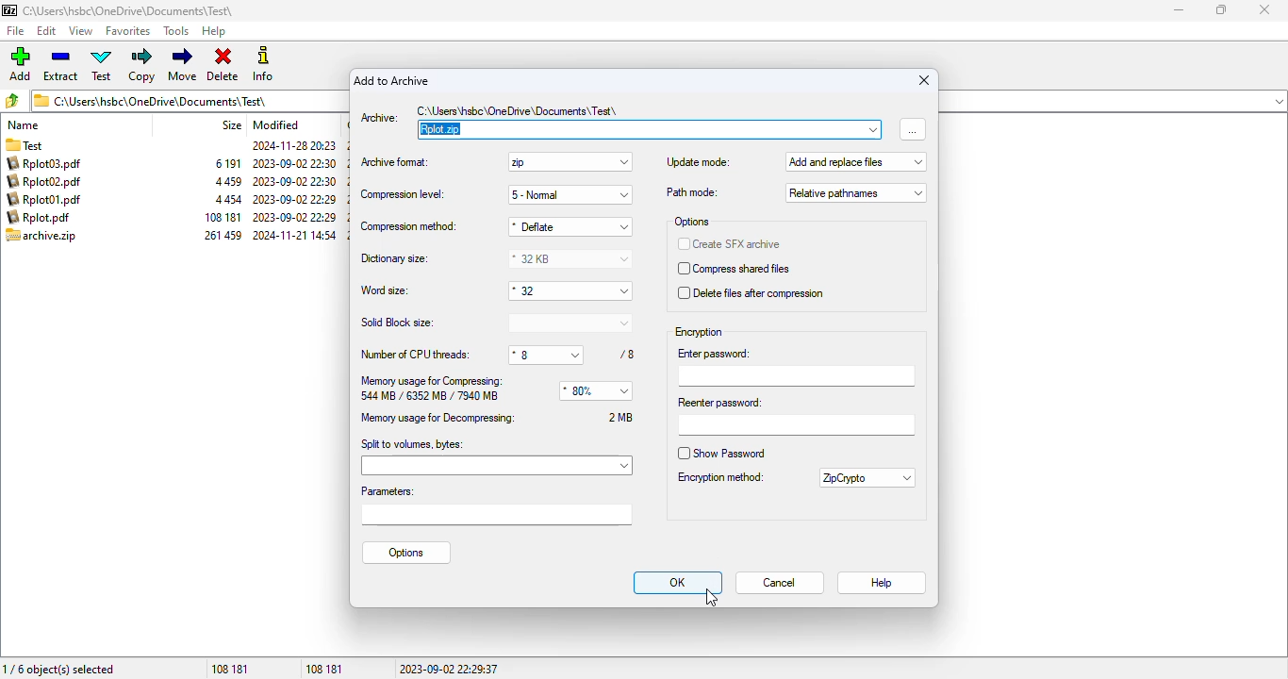 The image size is (1288, 679). I want to click on add, so click(20, 63).